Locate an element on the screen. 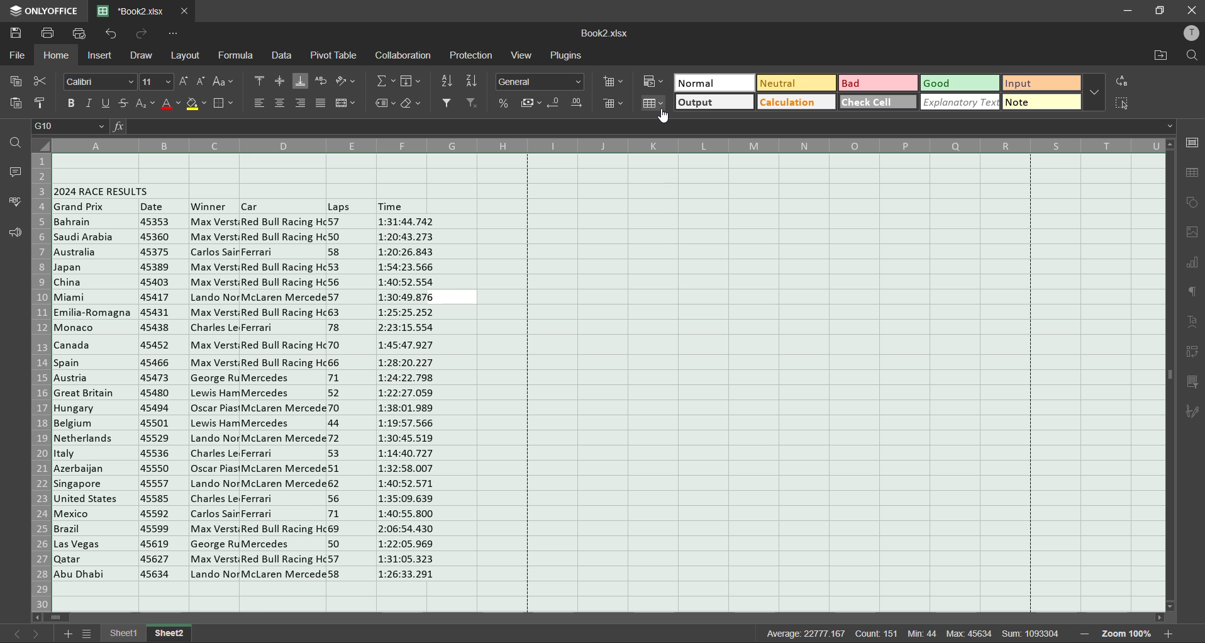  decrease decimal is located at coordinates (557, 103).